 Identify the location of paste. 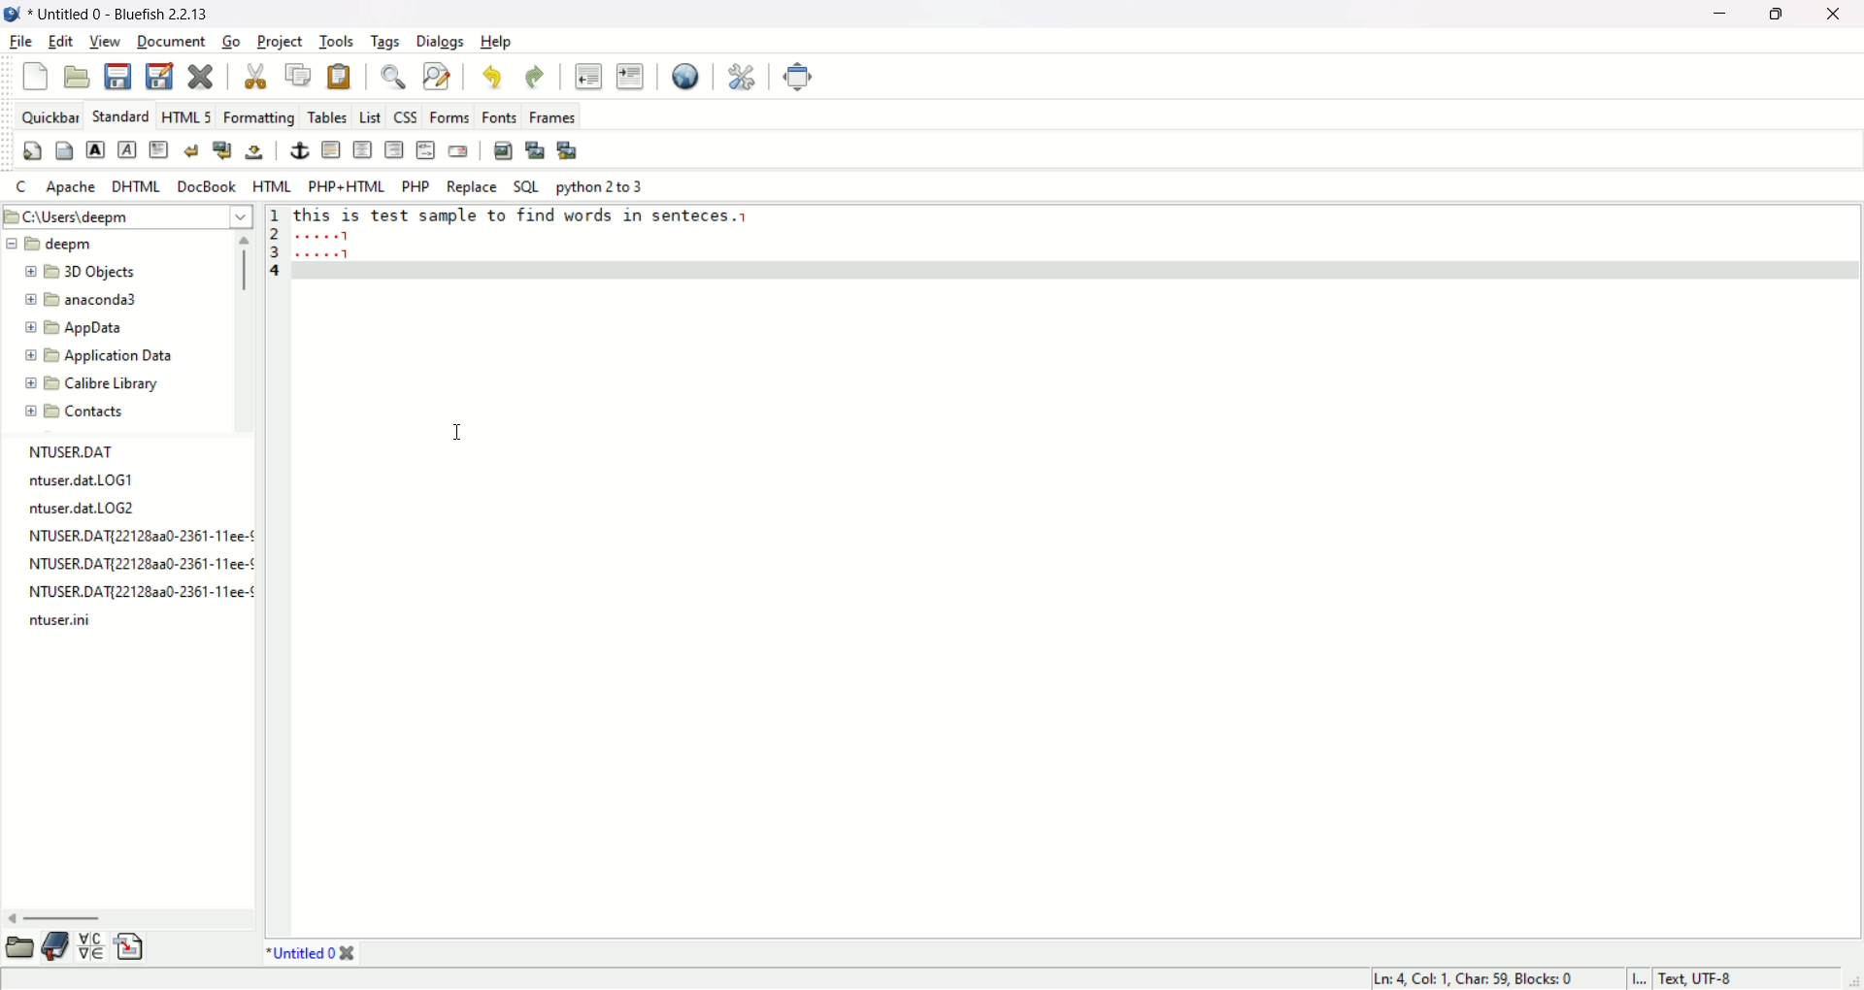
(340, 75).